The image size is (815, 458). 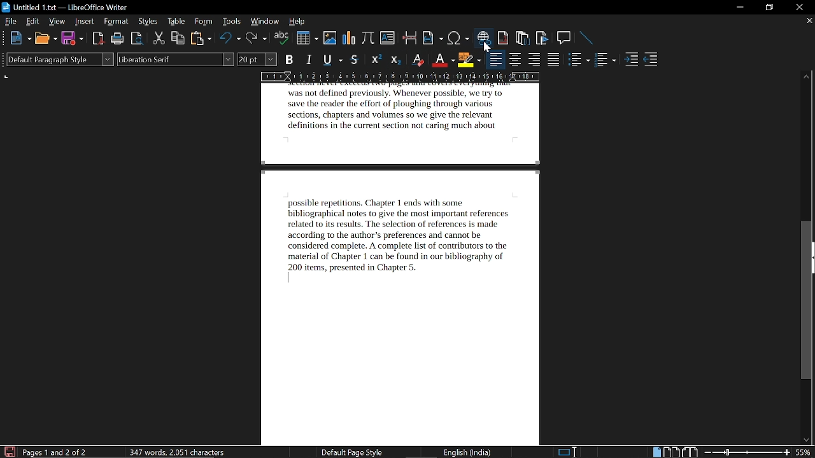 What do you see at coordinates (347, 452) in the screenshot?
I see `page style` at bounding box center [347, 452].